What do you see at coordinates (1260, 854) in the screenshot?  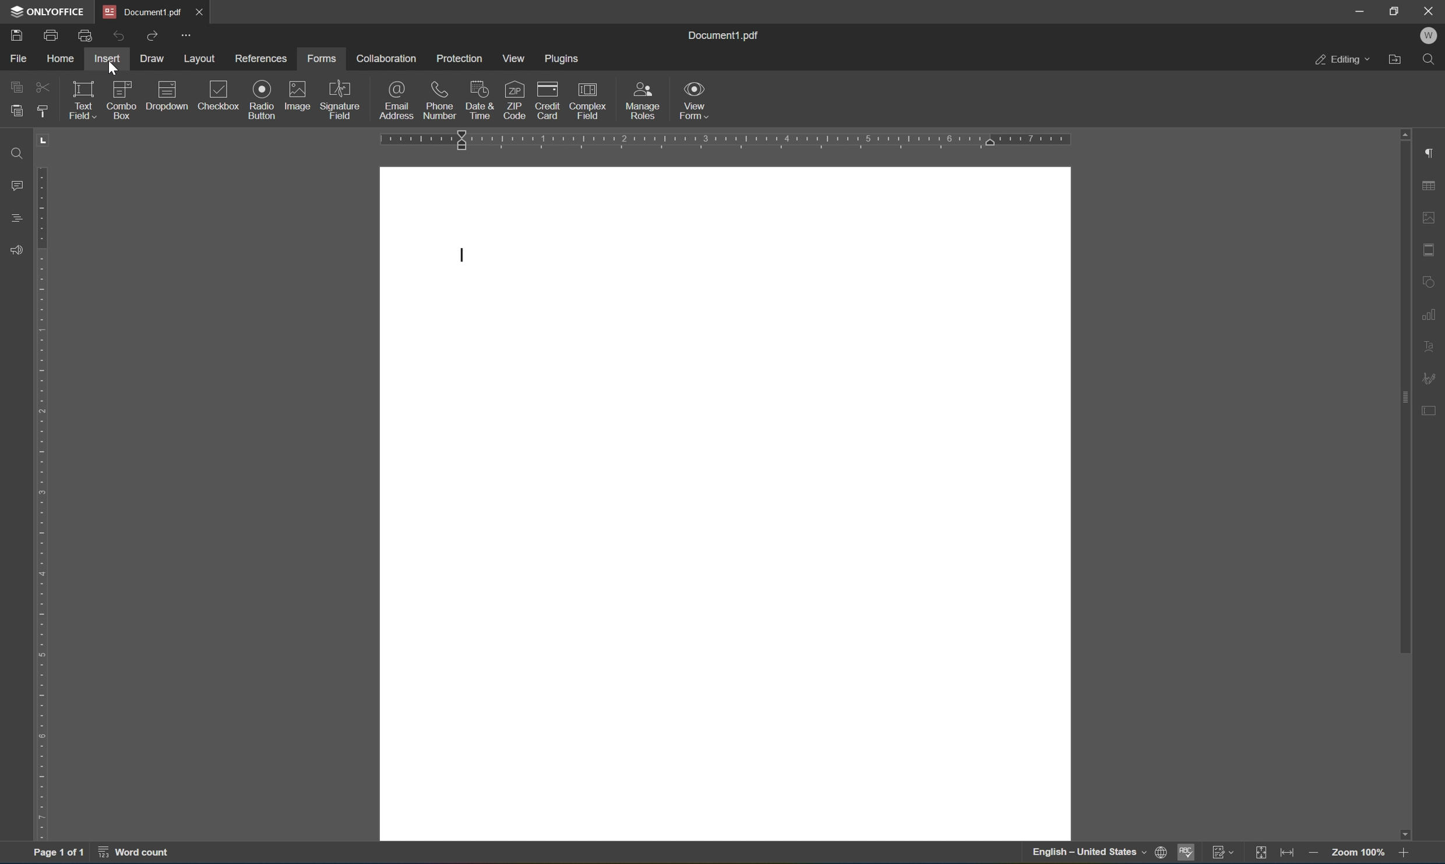 I see `fit to slide` at bounding box center [1260, 854].